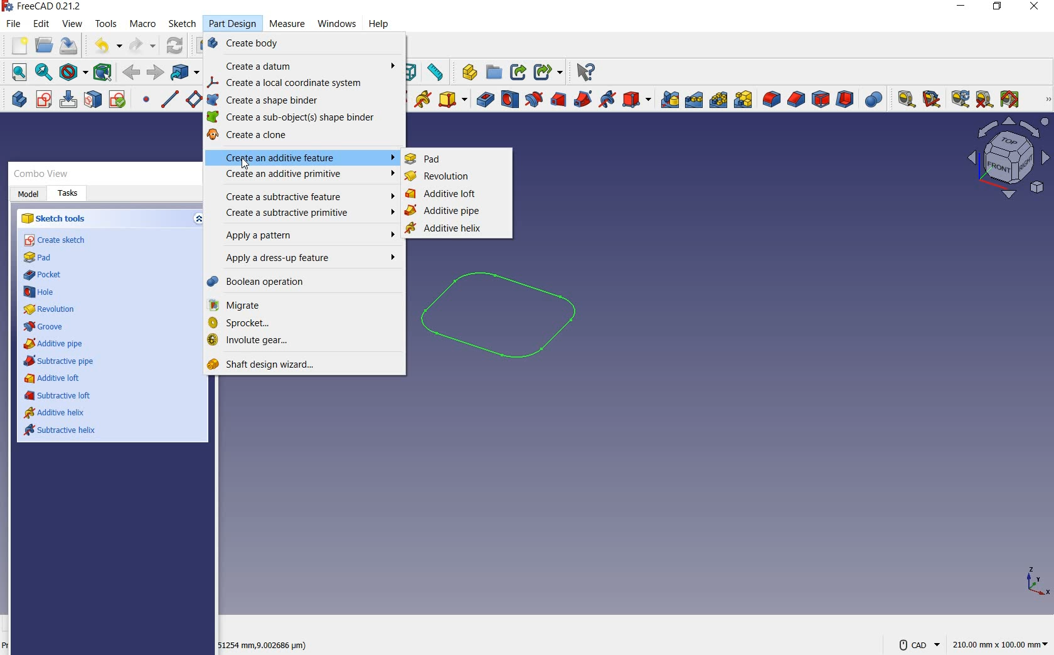  What do you see at coordinates (820, 98) in the screenshot?
I see `draft` at bounding box center [820, 98].